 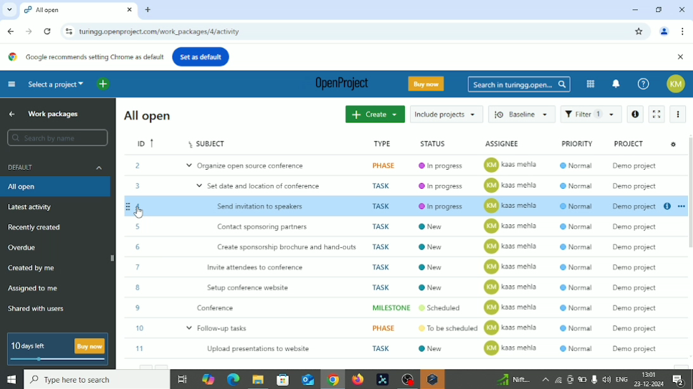 What do you see at coordinates (544, 379) in the screenshot?
I see `More` at bounding box center [544, 379].